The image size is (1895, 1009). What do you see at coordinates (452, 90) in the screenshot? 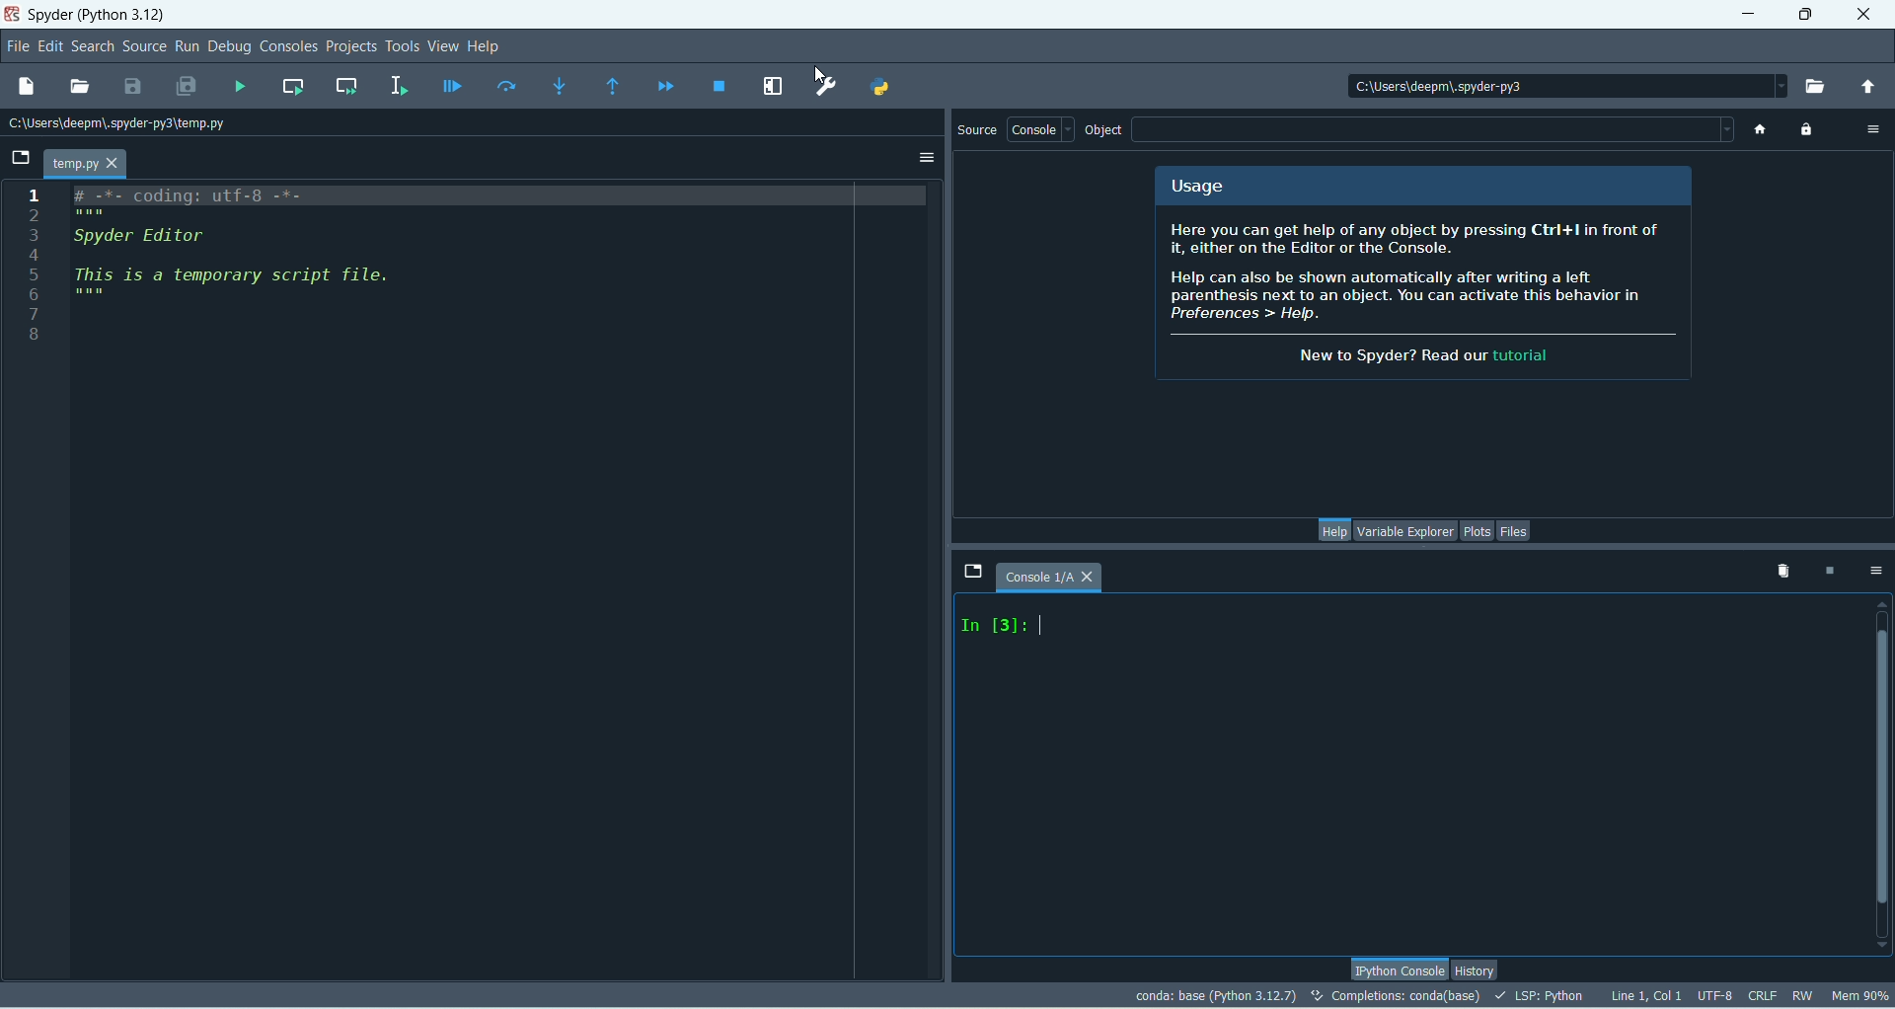
I see `debug file` at bounding box center [452, 90].